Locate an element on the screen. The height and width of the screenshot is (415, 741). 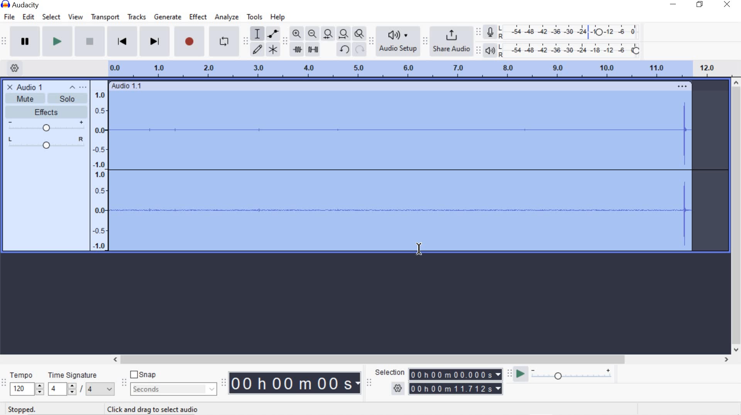
scrollbar is located at coordinates (420, 359).